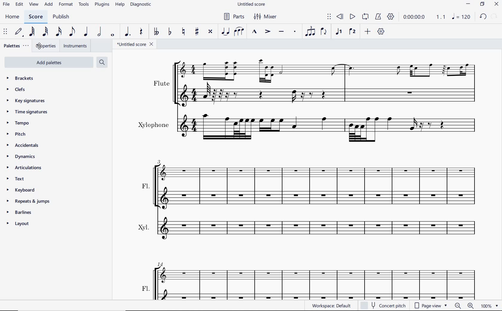  Describe the element at coordinates (19, 212) in the screenshot. I see `barlines` at that location.